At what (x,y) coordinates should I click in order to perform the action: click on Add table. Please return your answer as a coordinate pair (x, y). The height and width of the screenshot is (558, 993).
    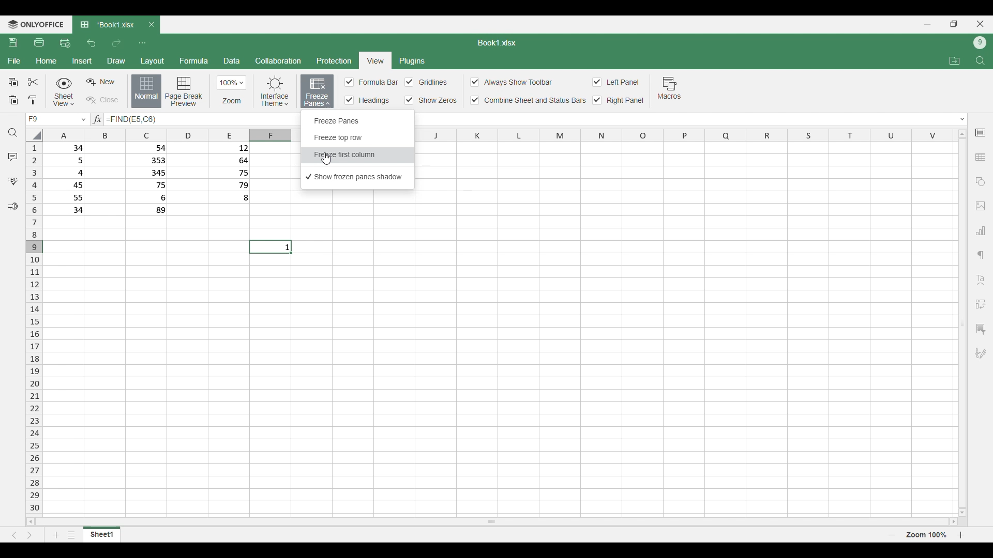
    Looking at the image, I should click on (981, 157).